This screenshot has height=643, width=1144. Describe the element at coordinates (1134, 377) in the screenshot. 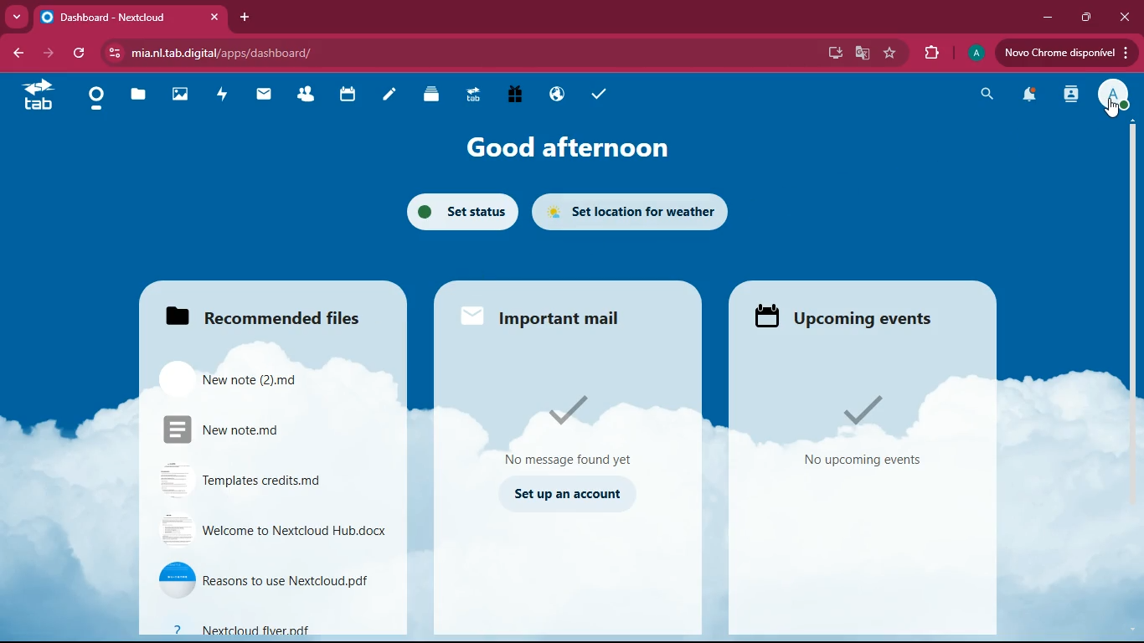

I see `scroll` at that location.